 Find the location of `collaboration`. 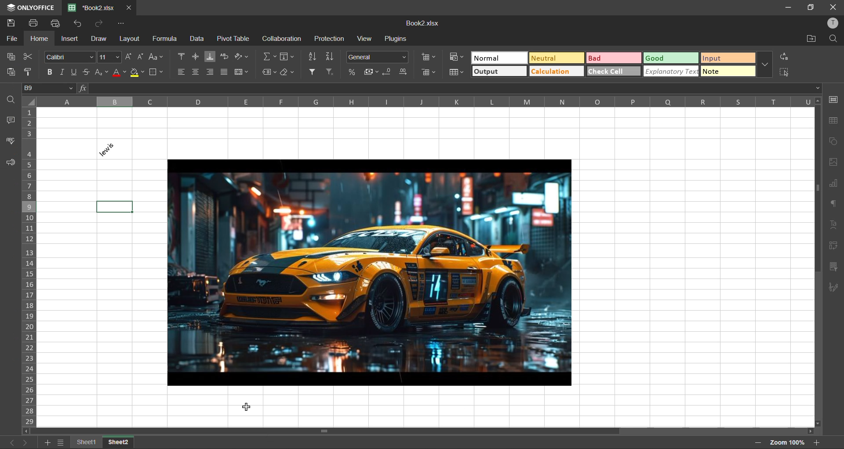

collaboration is located at coordinates (284, 39).